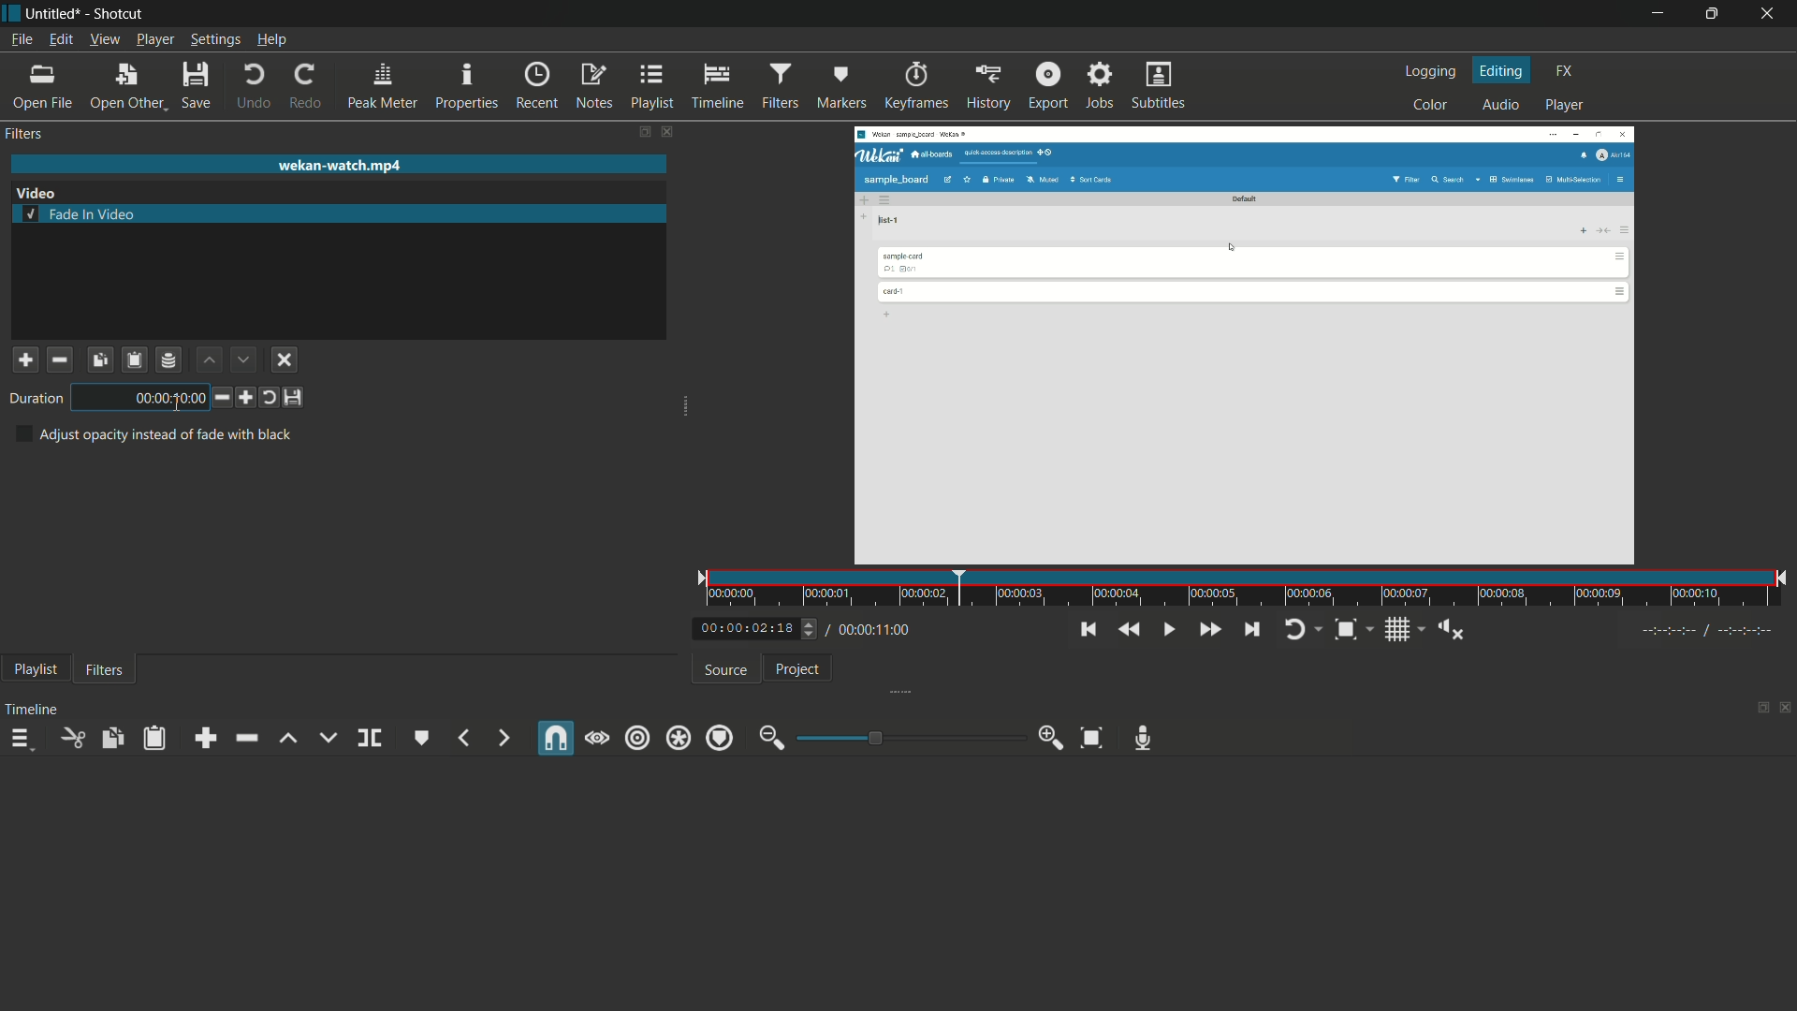  What do you see at coordinates (1048, 85) in the screenshot?
I see `export` at bounding box center [1048, 85].